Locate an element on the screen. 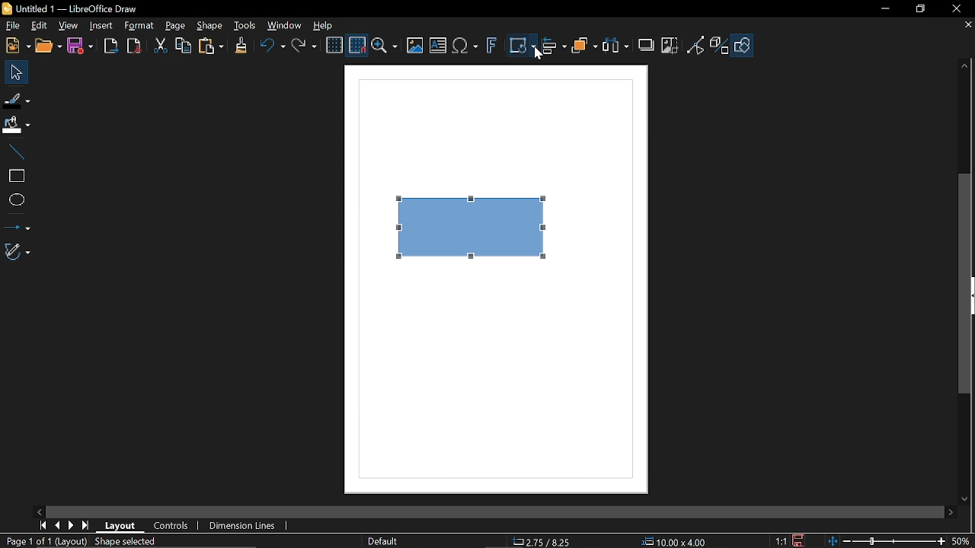 The height and width of the screenshot is (548, 975). New is located at coordinates (17, 46).